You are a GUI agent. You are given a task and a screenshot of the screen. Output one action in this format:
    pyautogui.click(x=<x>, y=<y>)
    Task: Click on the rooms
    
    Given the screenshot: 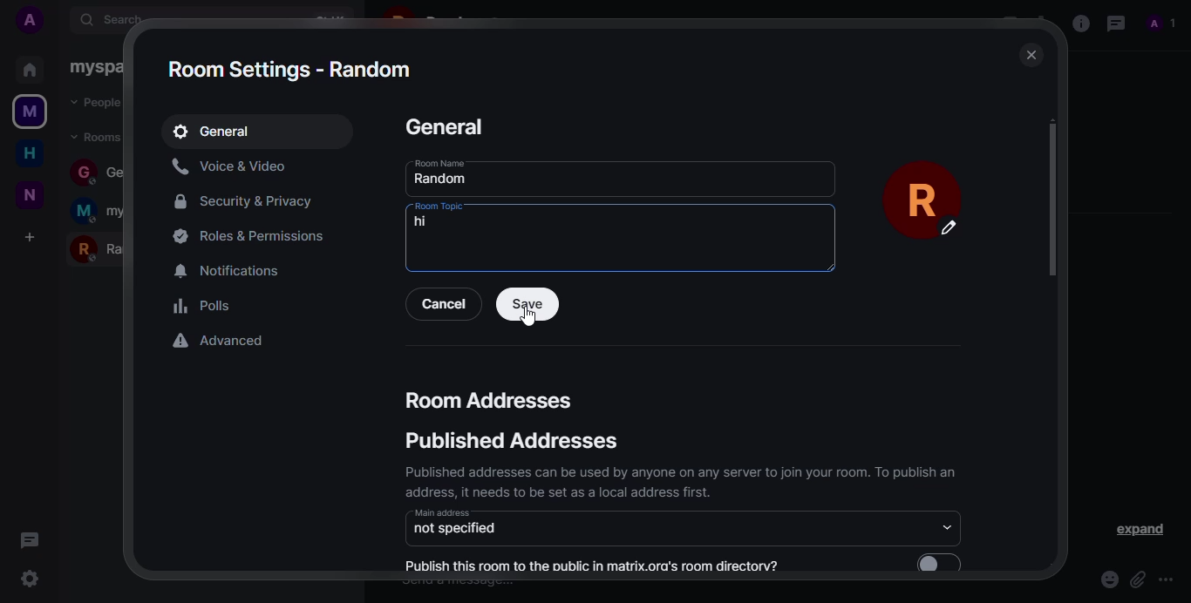 What is the action you would take?
    pyautogui.click(x=99, y=136)
    